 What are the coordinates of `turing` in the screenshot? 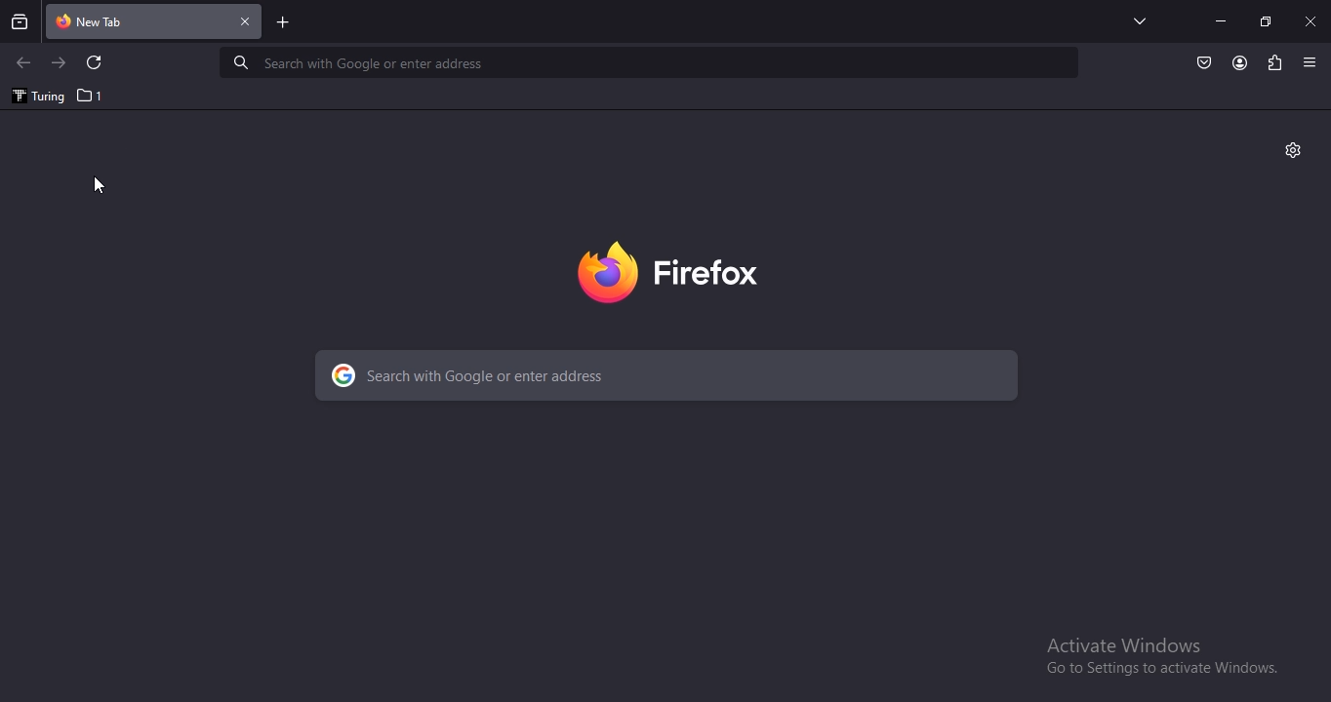 It's located at (36, 97).